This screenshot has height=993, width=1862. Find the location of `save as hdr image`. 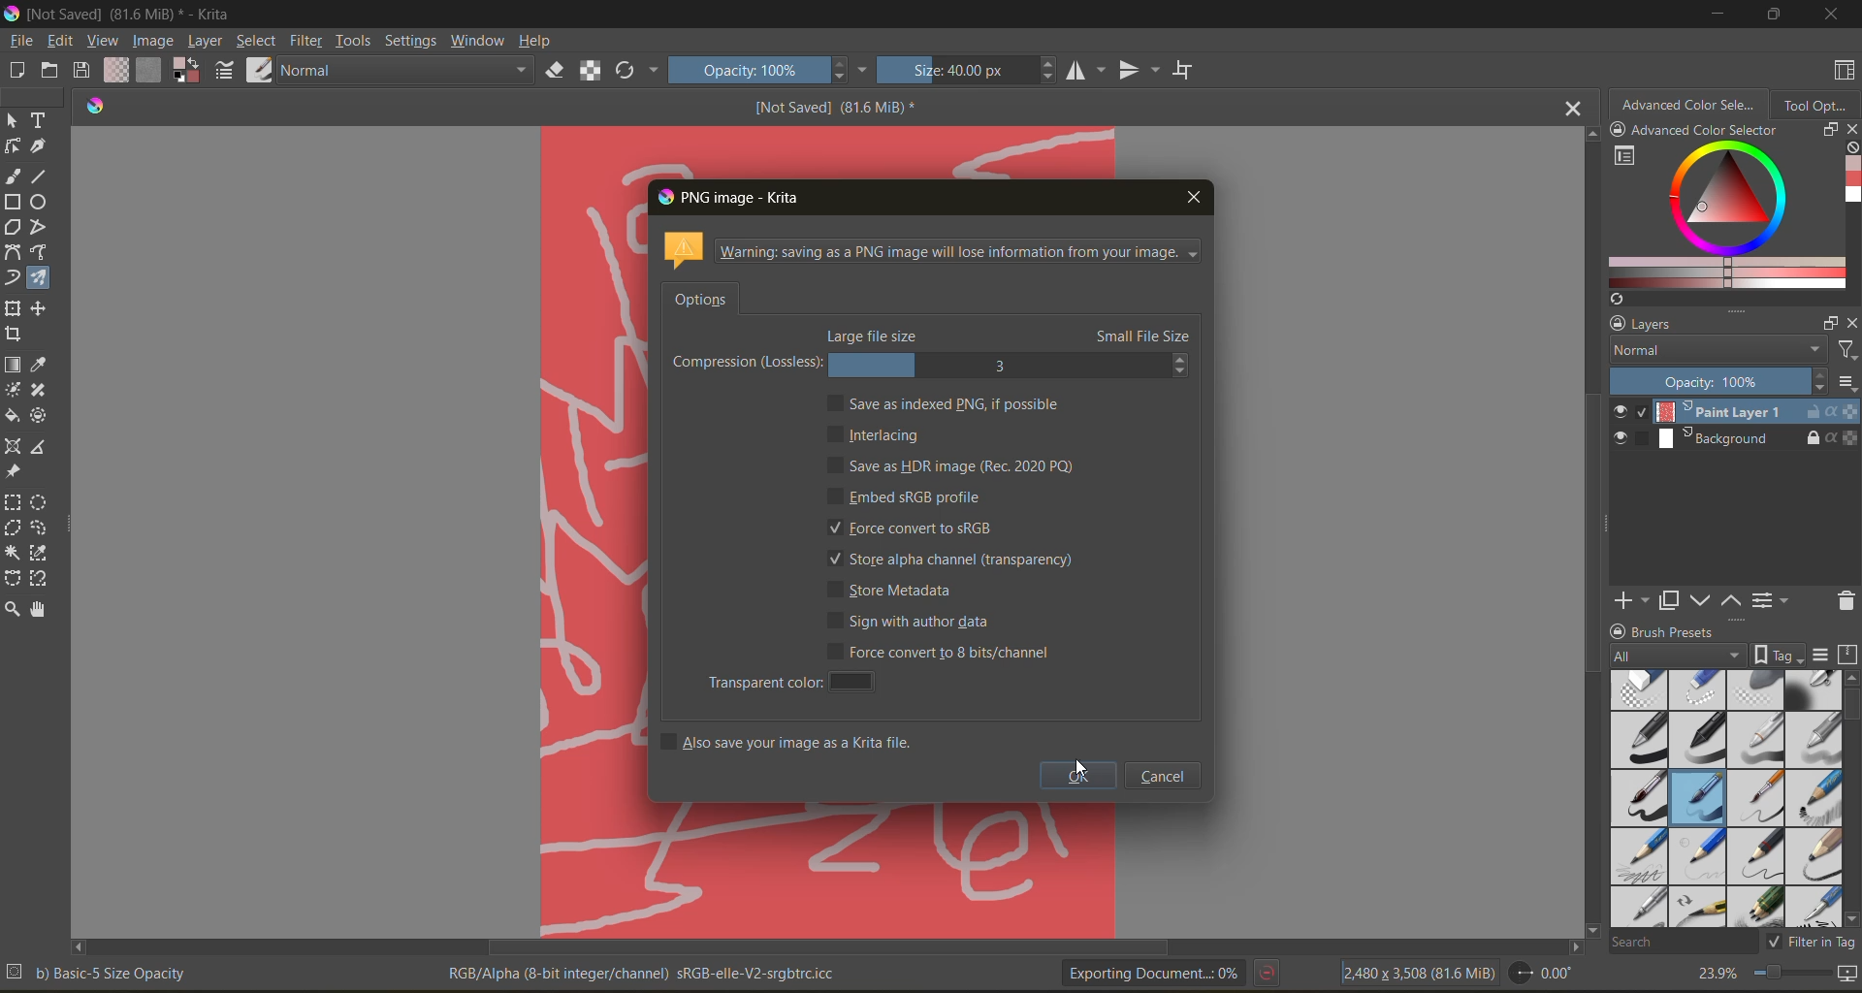

save as hdr image is located at coordinates (957, 466).